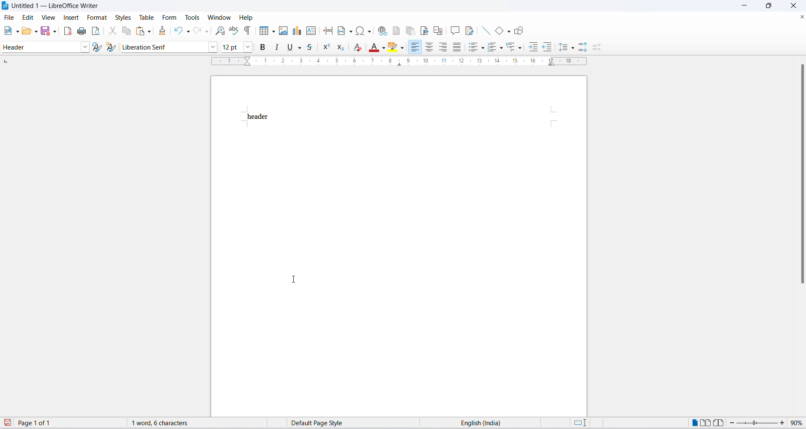 The width and height of the screenshot is (806, 429). I want to click on help, so click(245, 17).